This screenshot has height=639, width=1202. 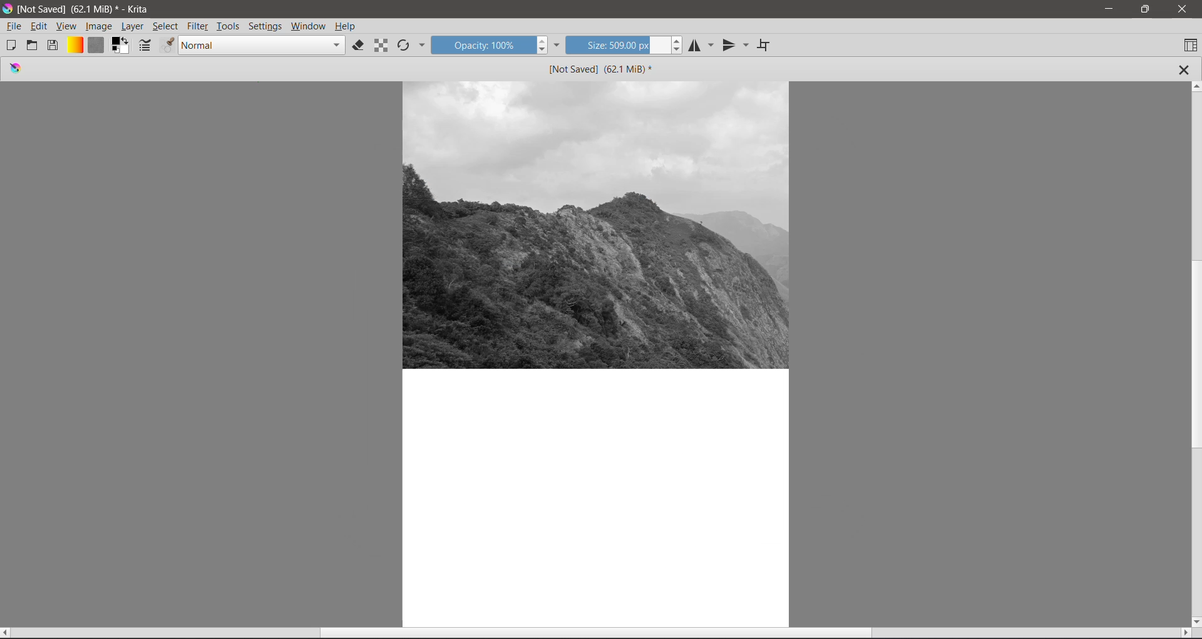 I want to click on Reload Original Preset, so click(x=404, y=45).